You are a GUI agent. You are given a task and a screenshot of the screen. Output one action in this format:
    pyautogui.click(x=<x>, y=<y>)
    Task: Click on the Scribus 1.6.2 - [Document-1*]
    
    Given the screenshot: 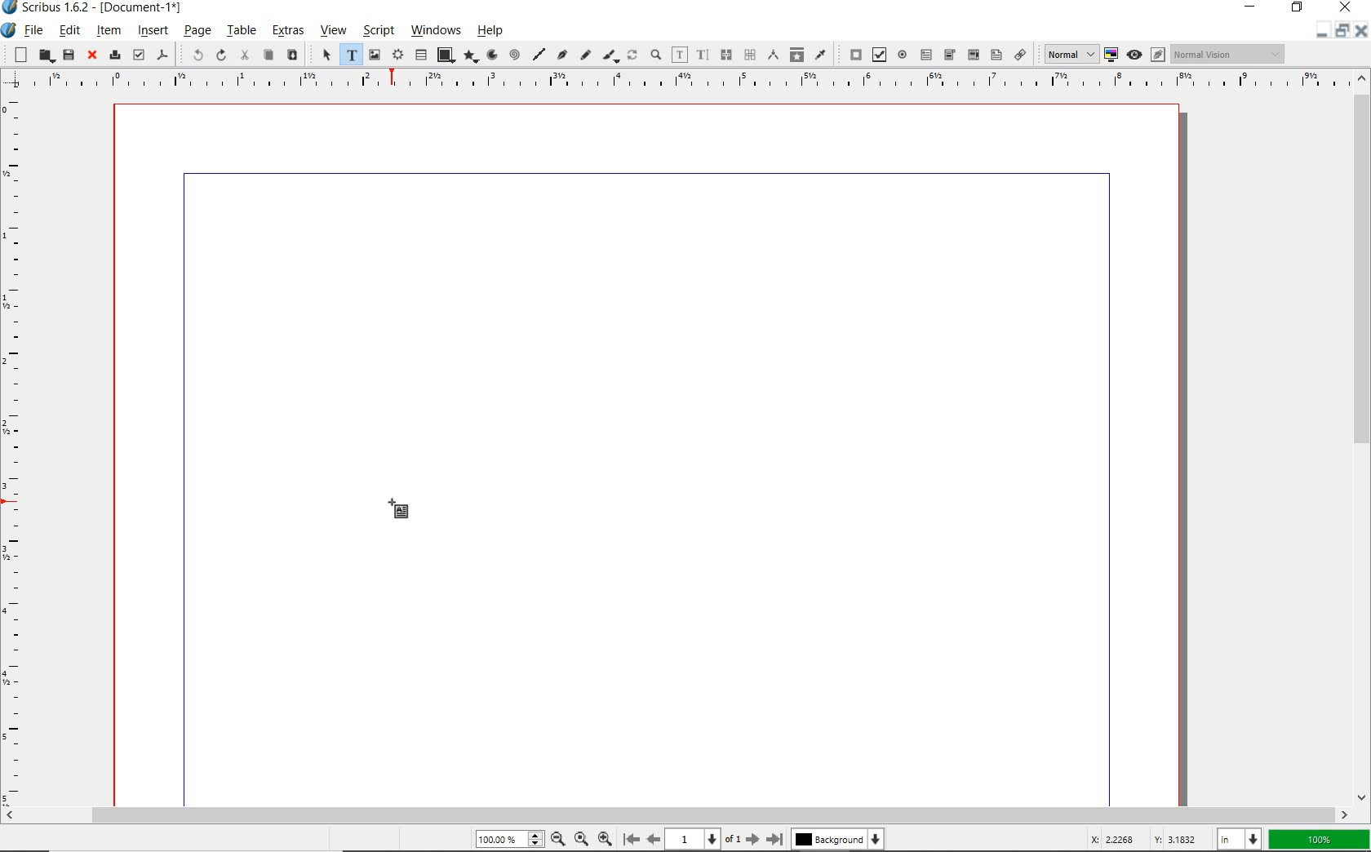 What is the action you would take?
    pyautogui.click(x=97, y=10)
    